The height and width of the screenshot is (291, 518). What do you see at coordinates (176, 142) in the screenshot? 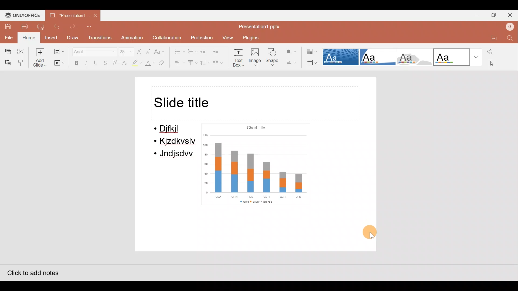
I see `Kjzdkvslv` at bounding box center [176, 142].